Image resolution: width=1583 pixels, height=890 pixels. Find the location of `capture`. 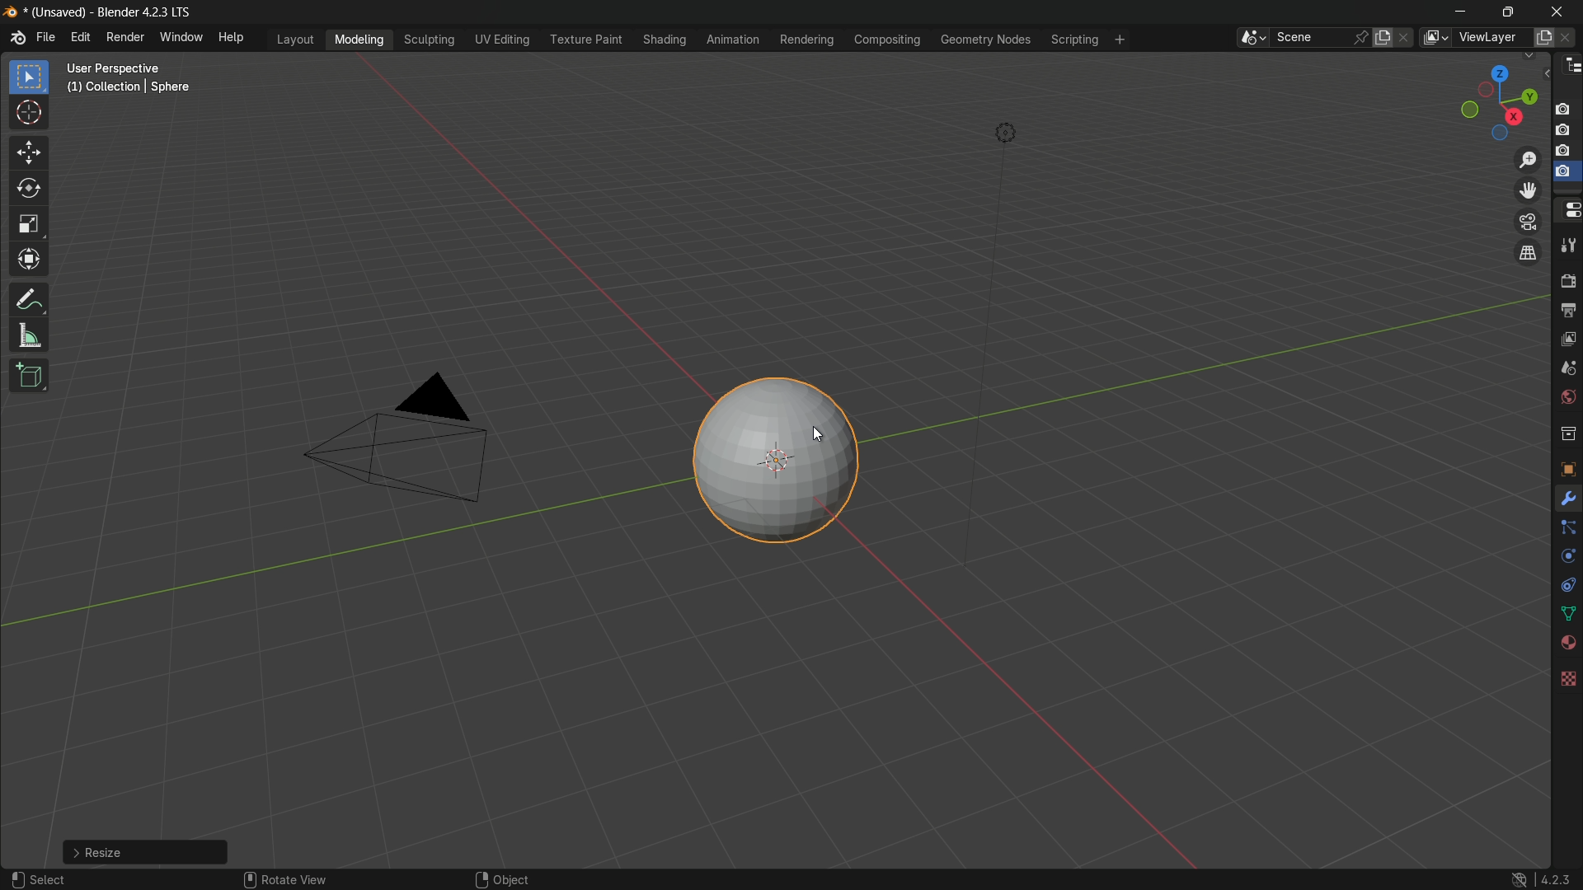

capture is located at coordinates (1567, 152).